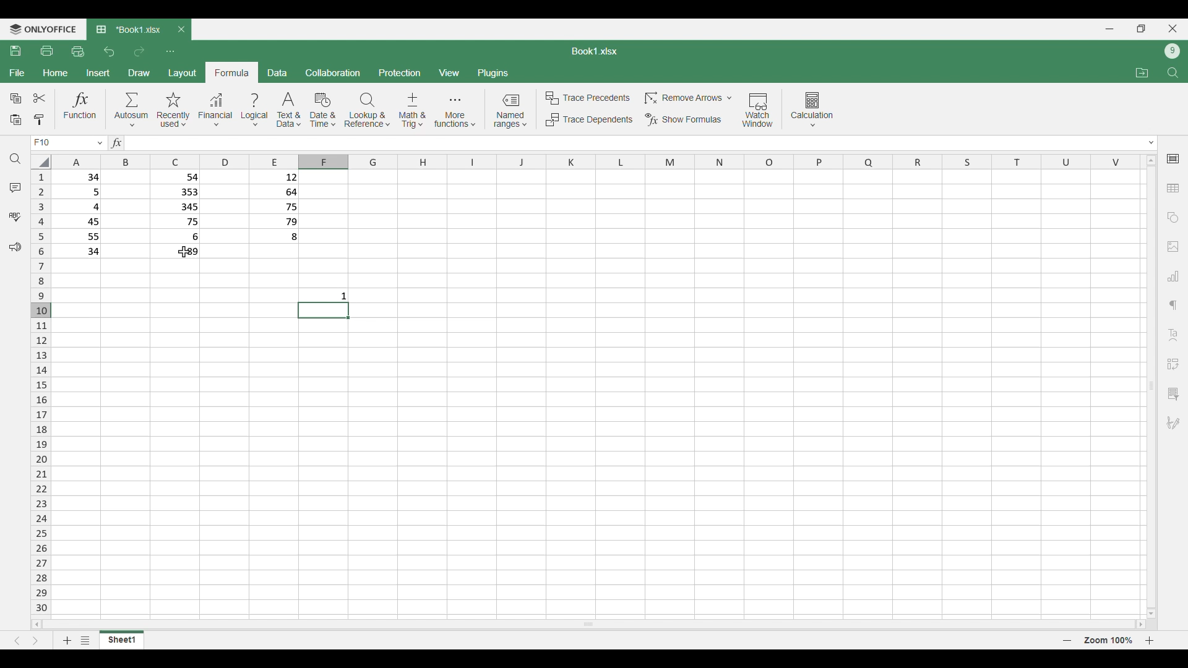 This screenshot has height=668, width=1188. I want to click on Current sheet, so click(122, 640).